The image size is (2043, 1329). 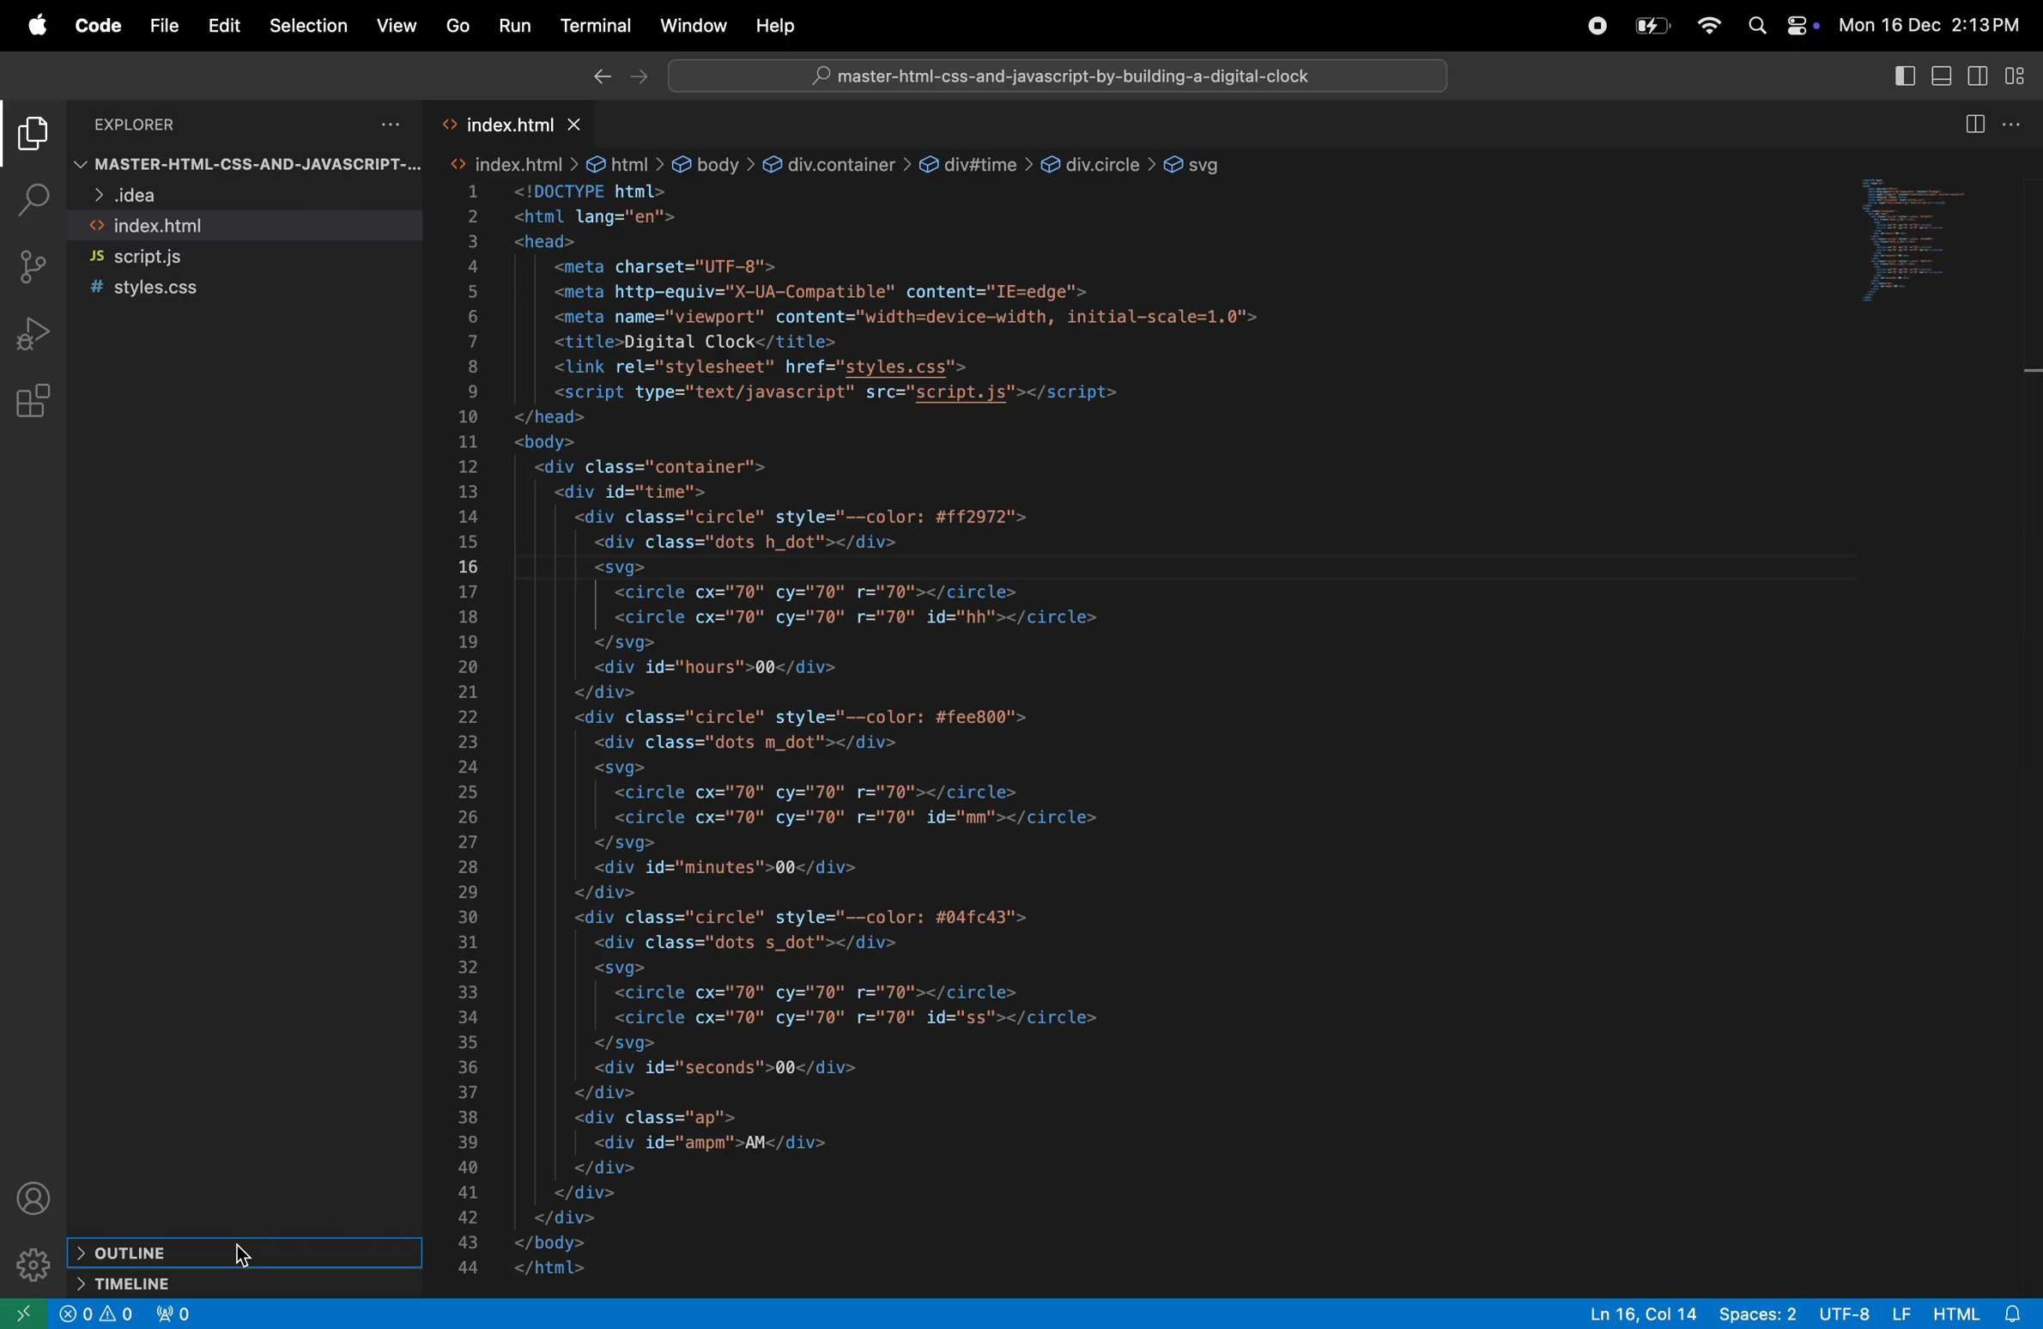 I want to click on utf 8, so click(x=1869, y=1314).